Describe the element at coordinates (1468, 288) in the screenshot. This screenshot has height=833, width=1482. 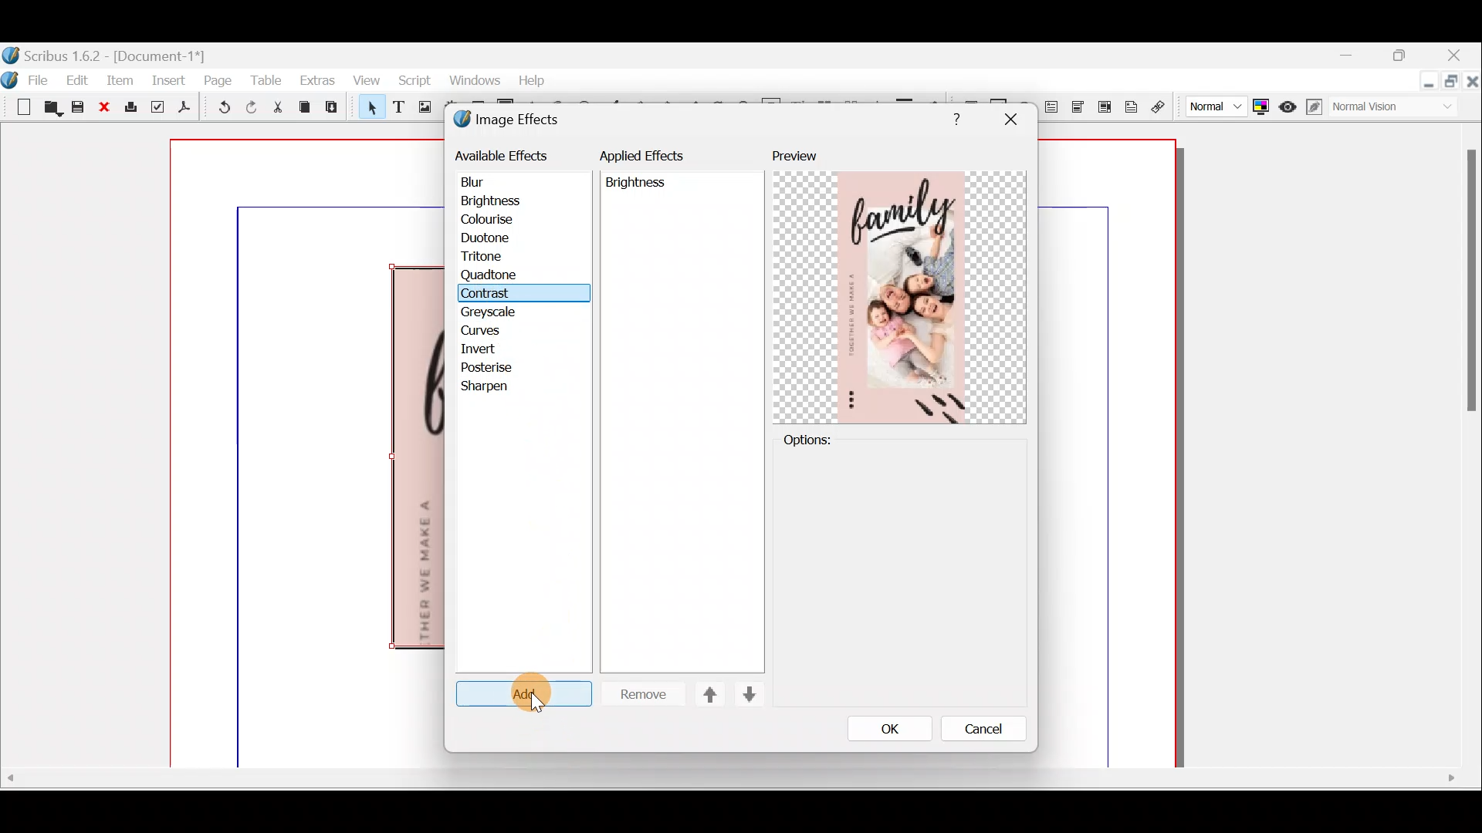
I see `` at that location.